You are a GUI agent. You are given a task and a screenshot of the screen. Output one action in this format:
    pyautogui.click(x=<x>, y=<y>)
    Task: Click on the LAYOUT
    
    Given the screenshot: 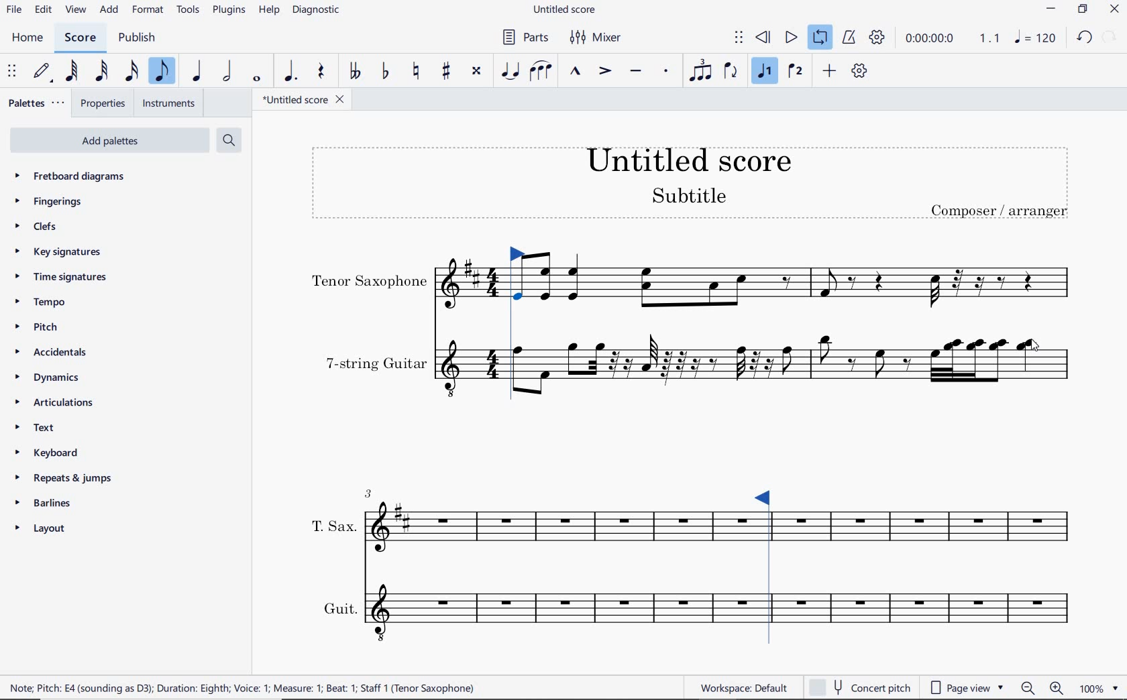 What is the action you would take?
    pyautogui.click(x=40, y=530)
    